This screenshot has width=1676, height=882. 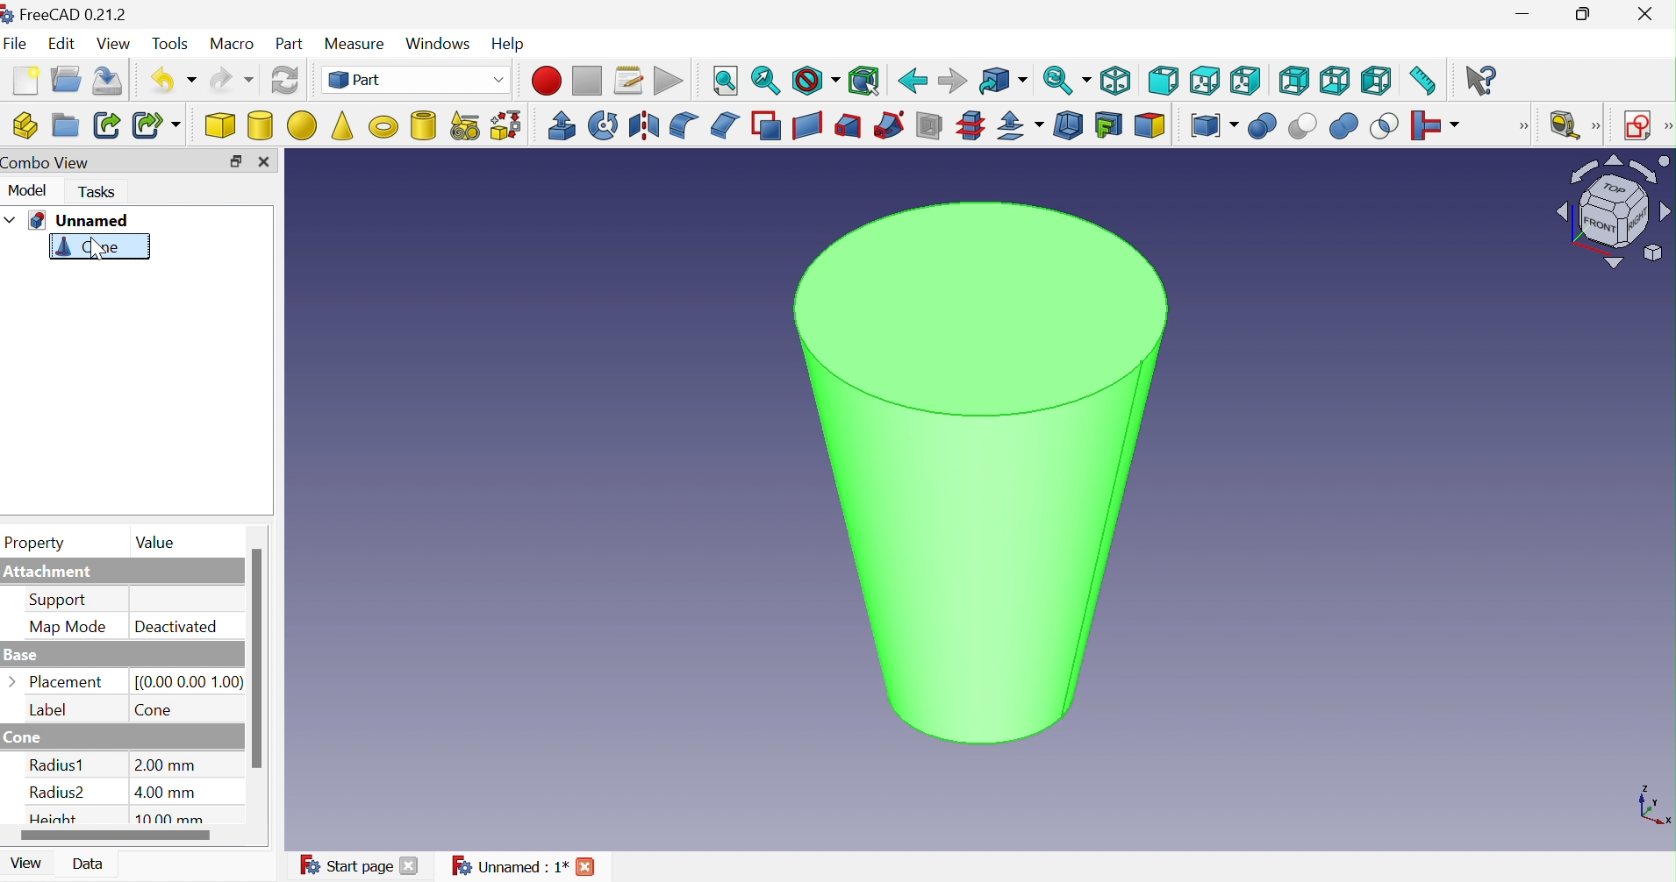 What do you see at coordinates (175, 819) in the screenshot?
I see `10.00 mm` at bounding box center [175, 819].